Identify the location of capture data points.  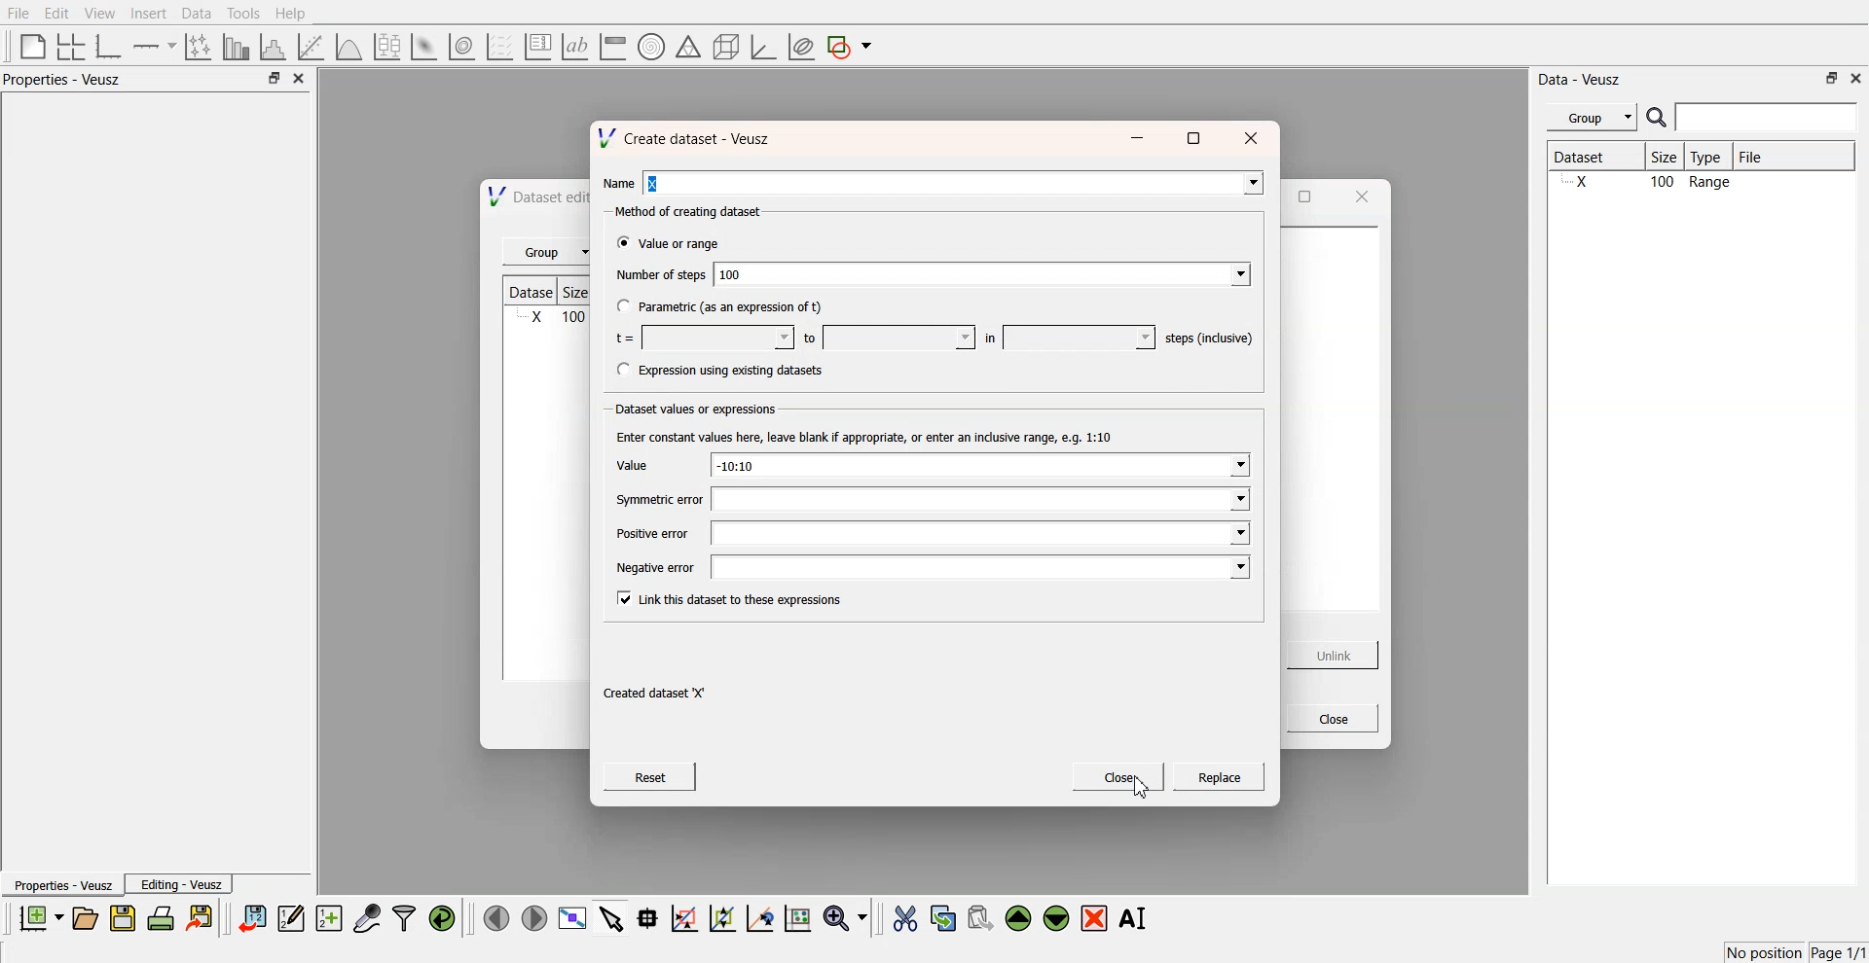
(368, 919).